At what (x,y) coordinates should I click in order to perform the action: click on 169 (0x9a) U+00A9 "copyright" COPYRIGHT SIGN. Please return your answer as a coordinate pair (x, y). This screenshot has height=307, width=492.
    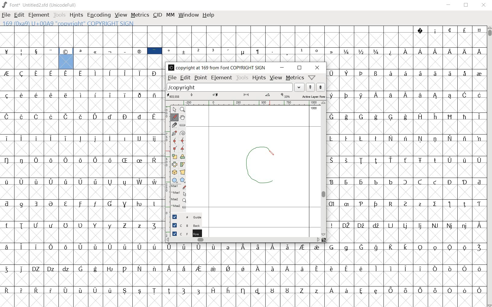
    Looking at the image, I should click on (71, 23).